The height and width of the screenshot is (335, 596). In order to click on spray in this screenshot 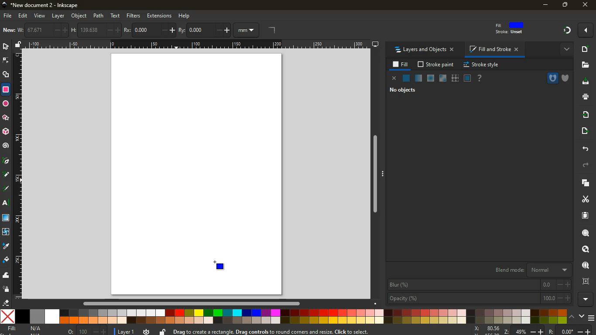, I will do `click(7, 289)`.